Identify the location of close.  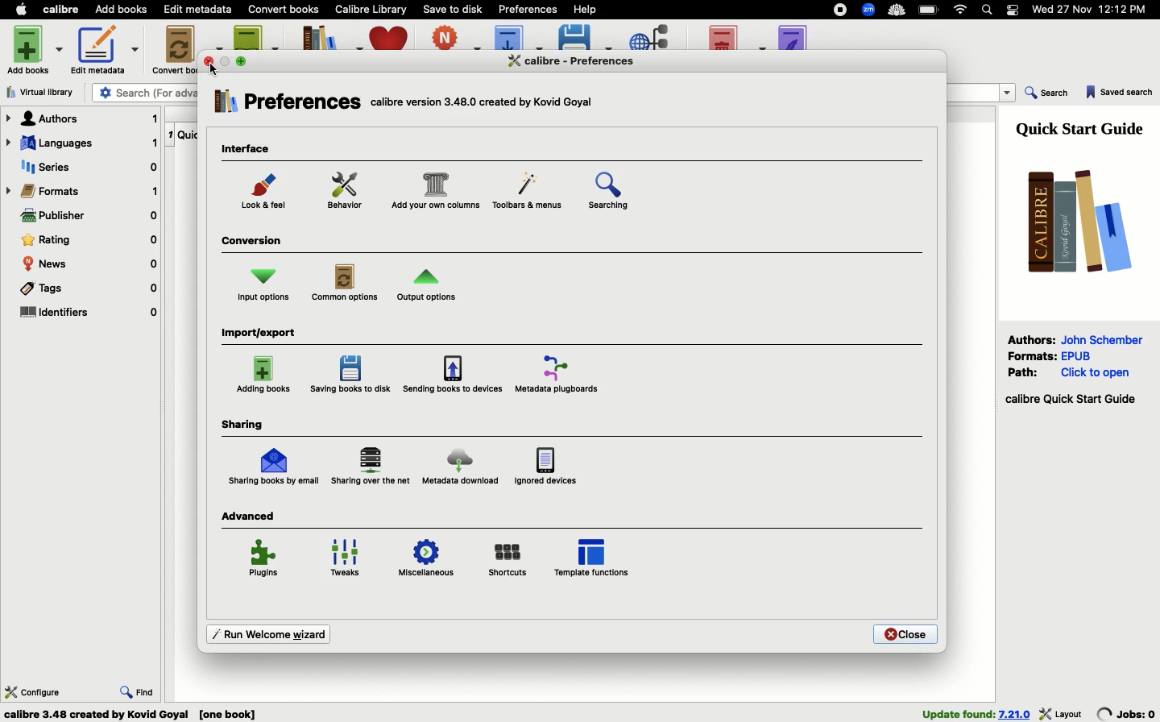
(209, 61).